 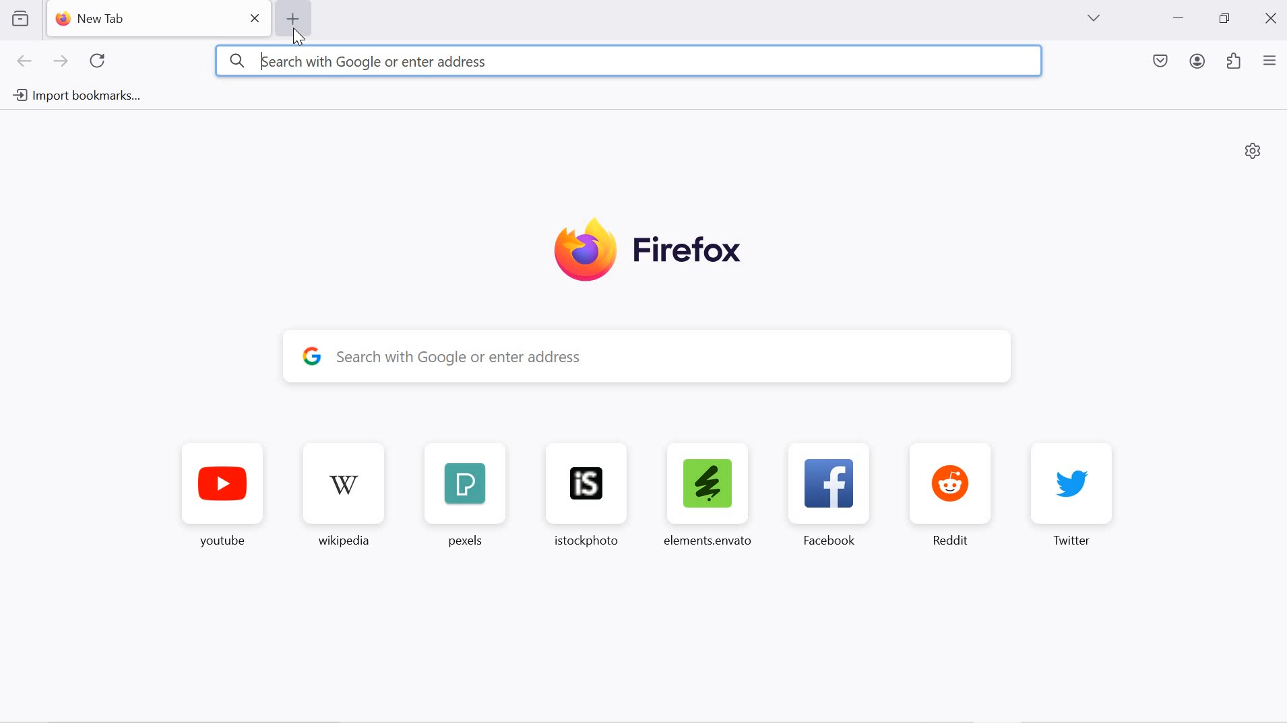 What do you see at coordinates (1093, 18) in the screenshot?
I see `list all tabs` at bounding box center [1093, 18].